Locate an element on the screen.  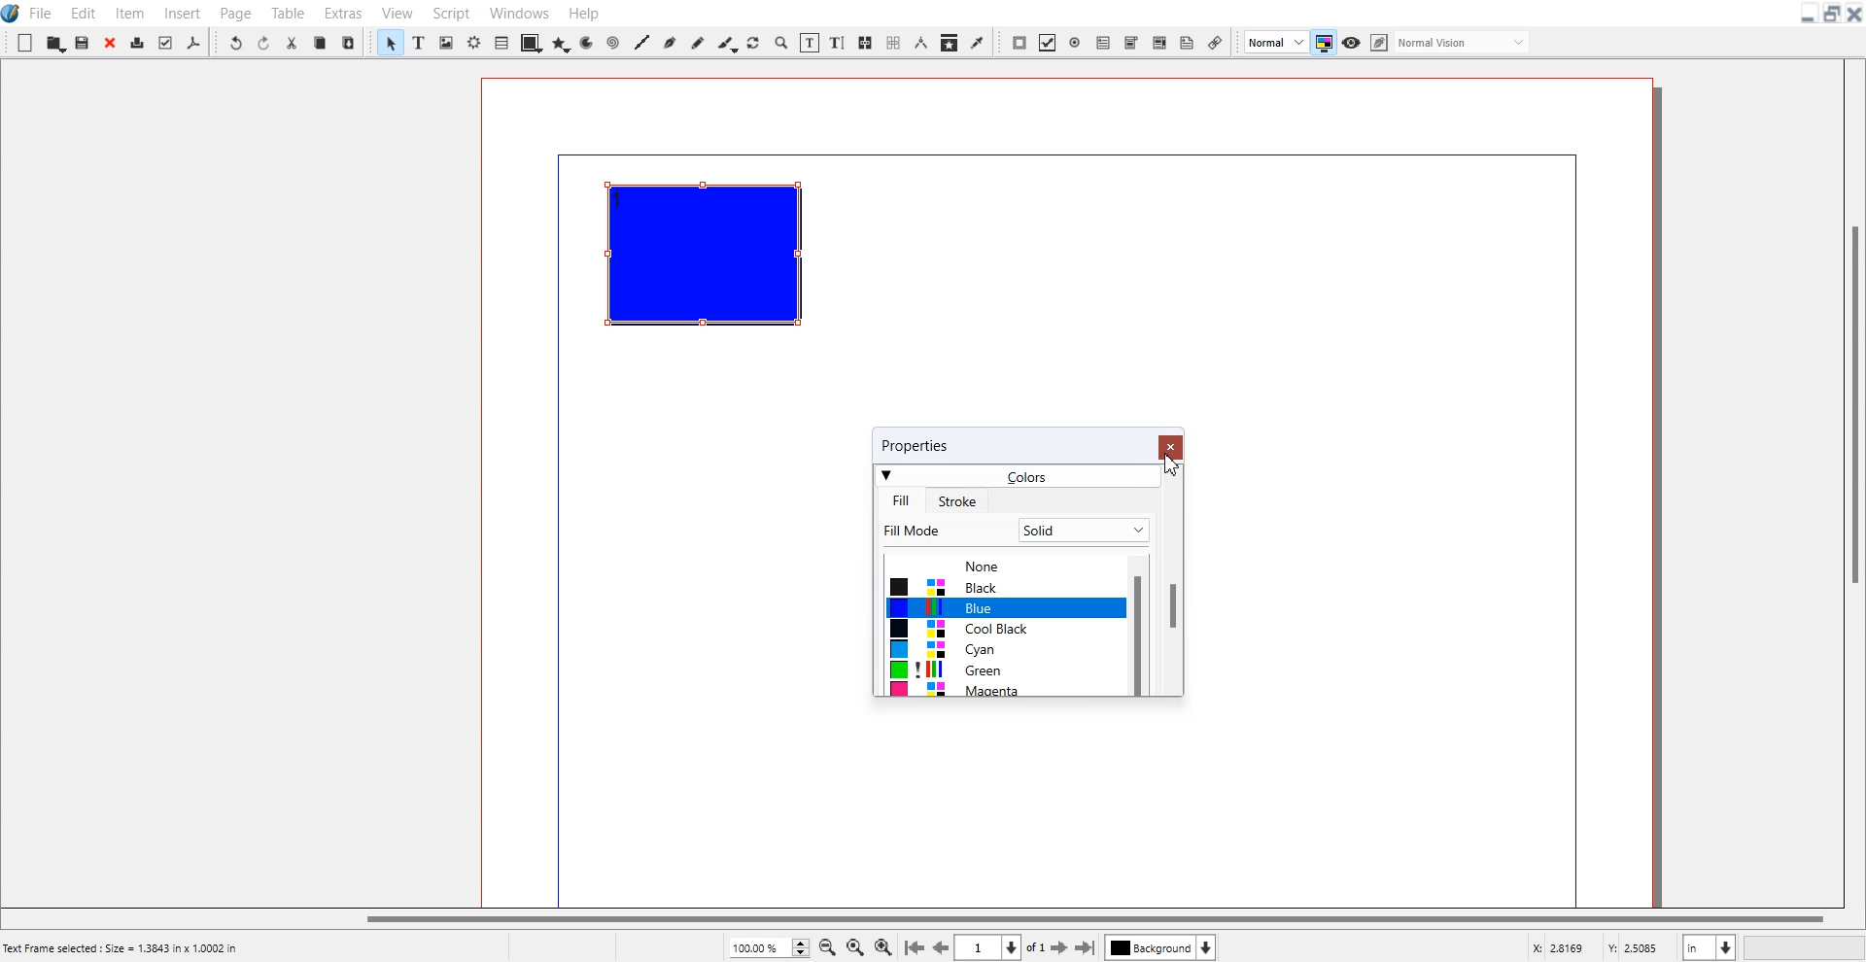
File is located at coordinates (42, 13).